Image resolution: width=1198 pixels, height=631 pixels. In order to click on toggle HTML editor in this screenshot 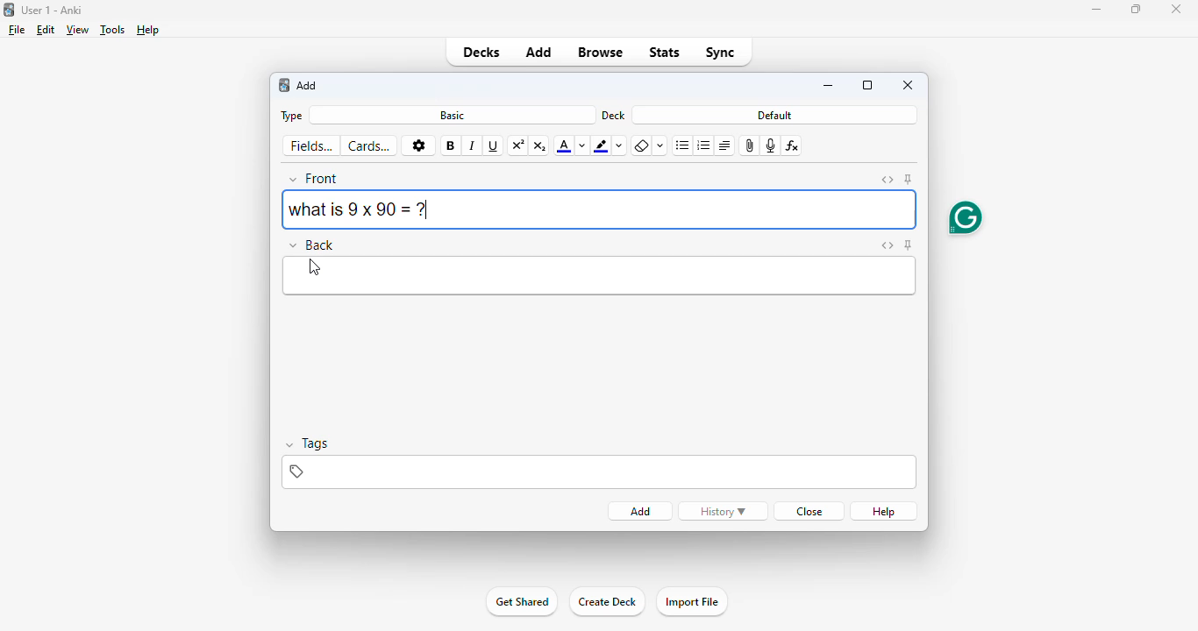, I will do `click(886, 245)`.